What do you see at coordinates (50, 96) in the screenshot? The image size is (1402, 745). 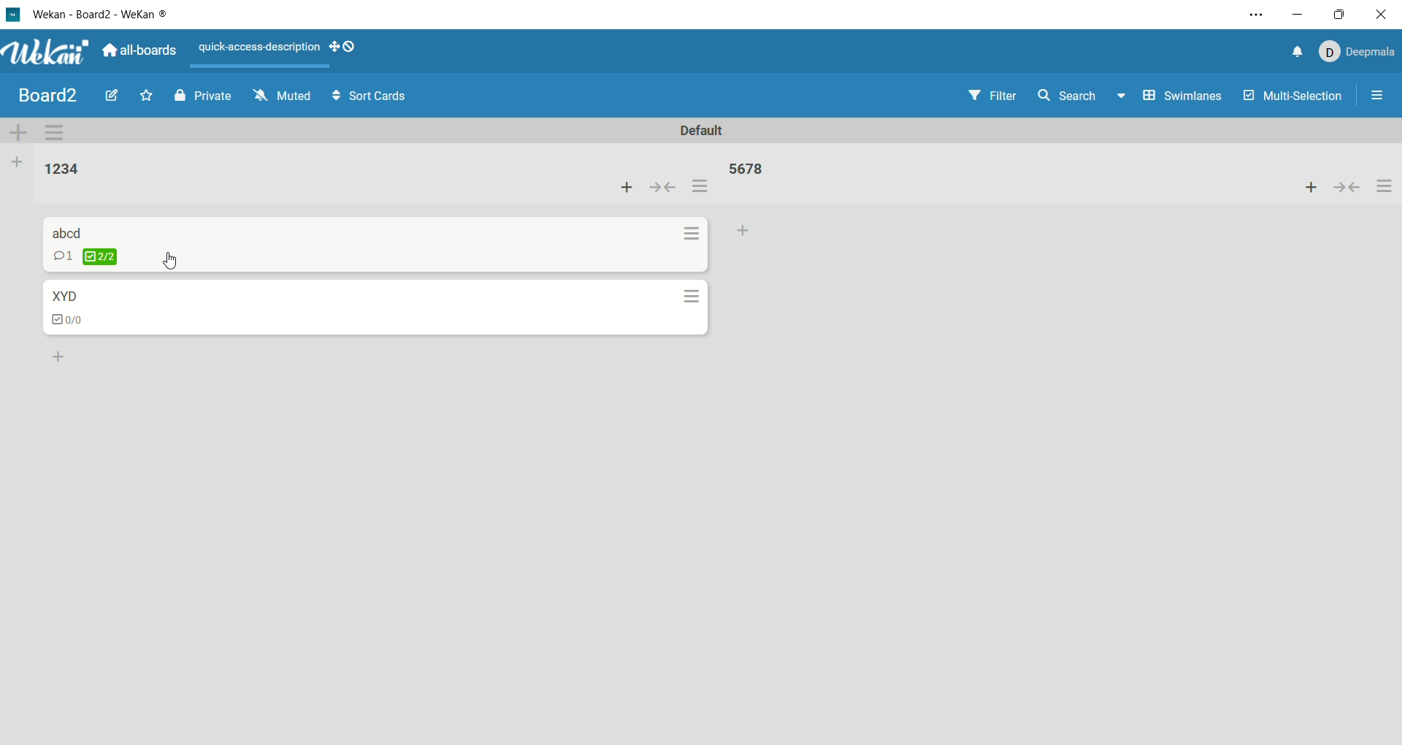 I see `board title` at bounding box center [50, 96].